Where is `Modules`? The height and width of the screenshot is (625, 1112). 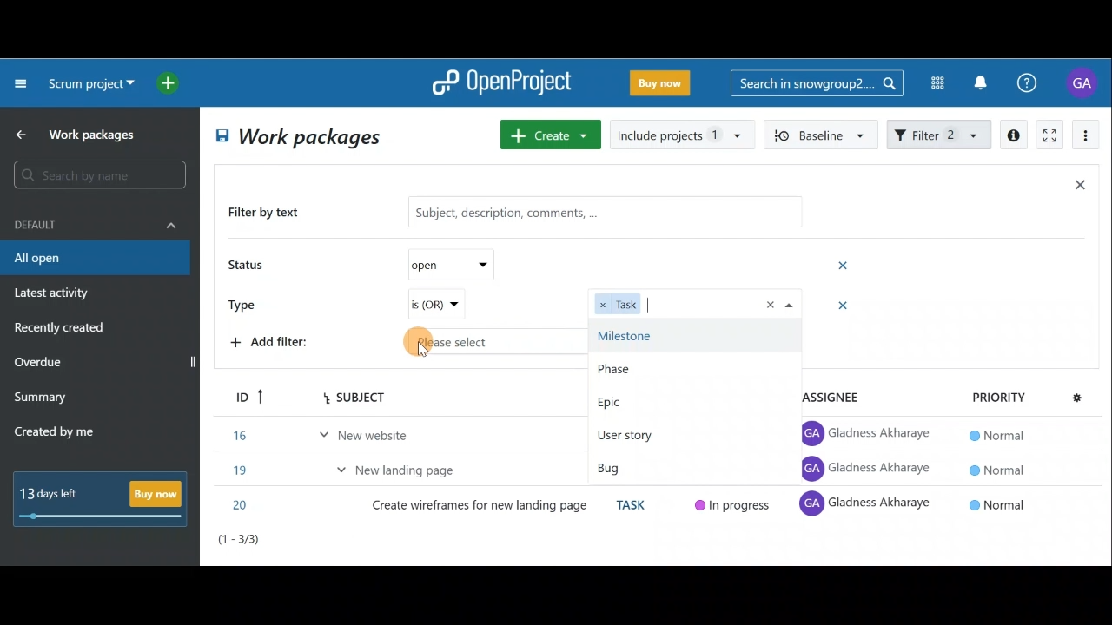 Modules is located at coordinates (932, 83).